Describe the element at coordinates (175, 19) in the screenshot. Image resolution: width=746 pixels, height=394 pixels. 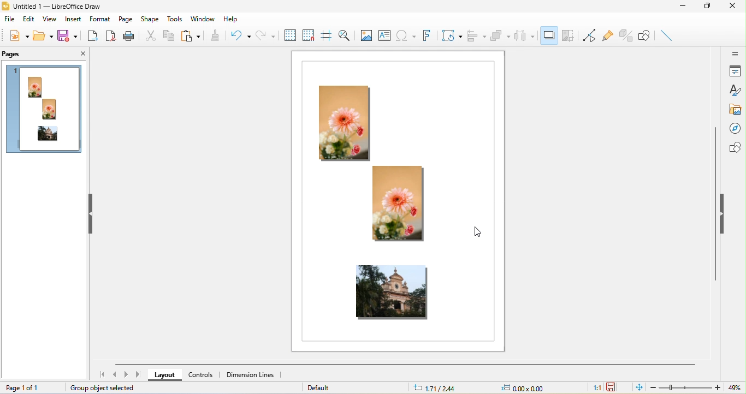
I see `tools` at that location.